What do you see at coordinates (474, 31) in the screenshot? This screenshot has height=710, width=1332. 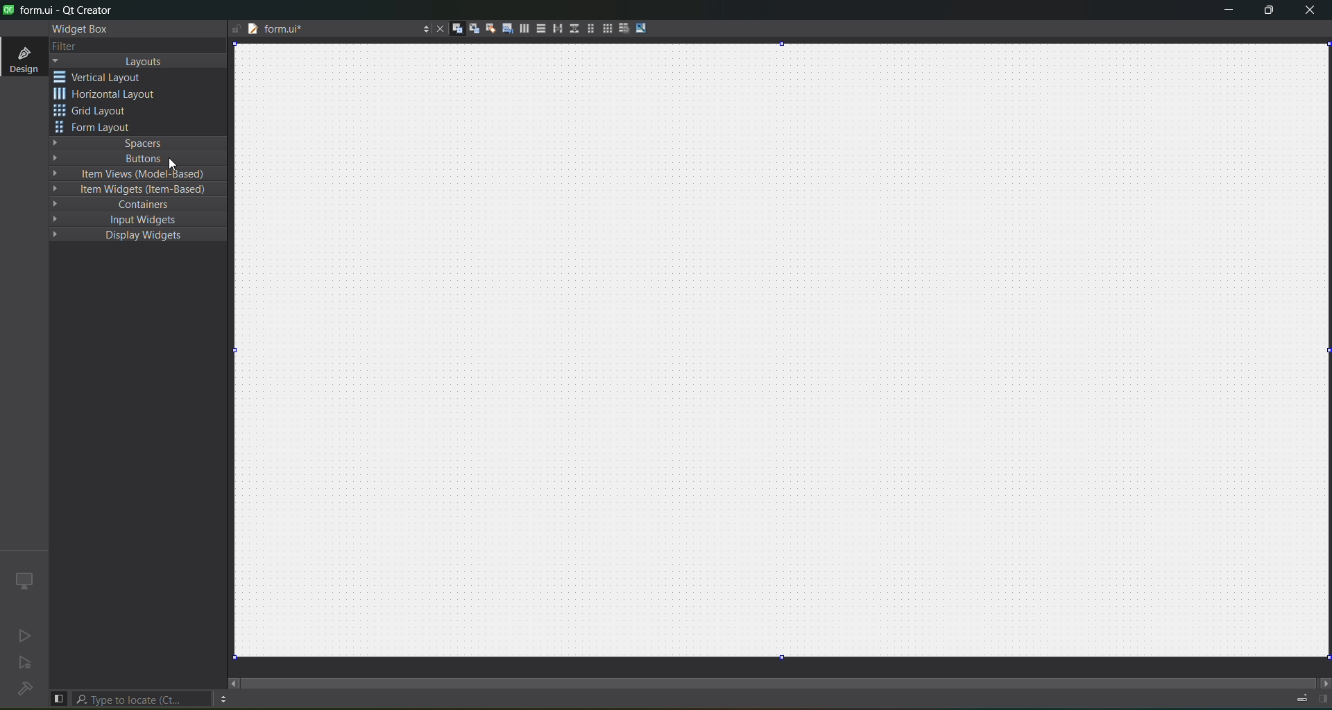 I see `edit signals` at bounding box center [474, 31].